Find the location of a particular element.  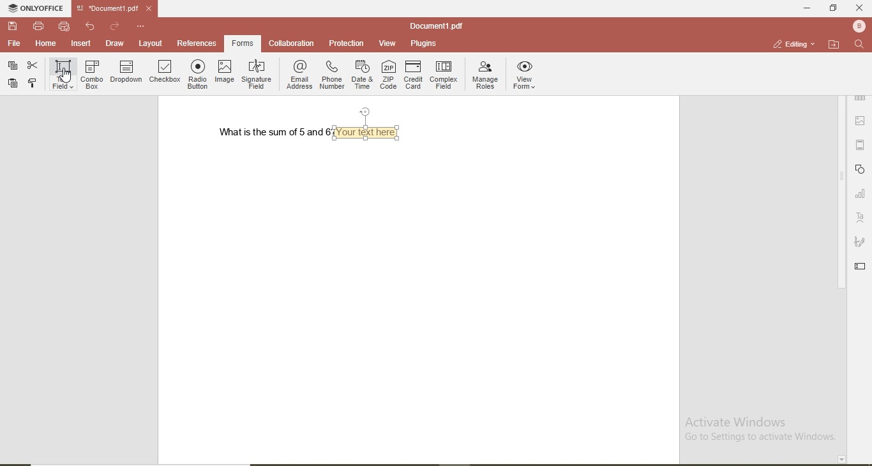

quick print is located at coordinates (64, 27).